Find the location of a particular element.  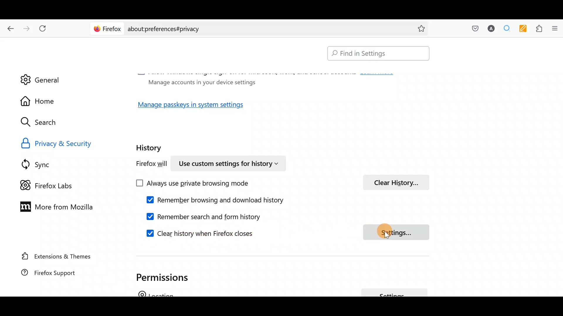

Sync is located at coordinates (44, 164).